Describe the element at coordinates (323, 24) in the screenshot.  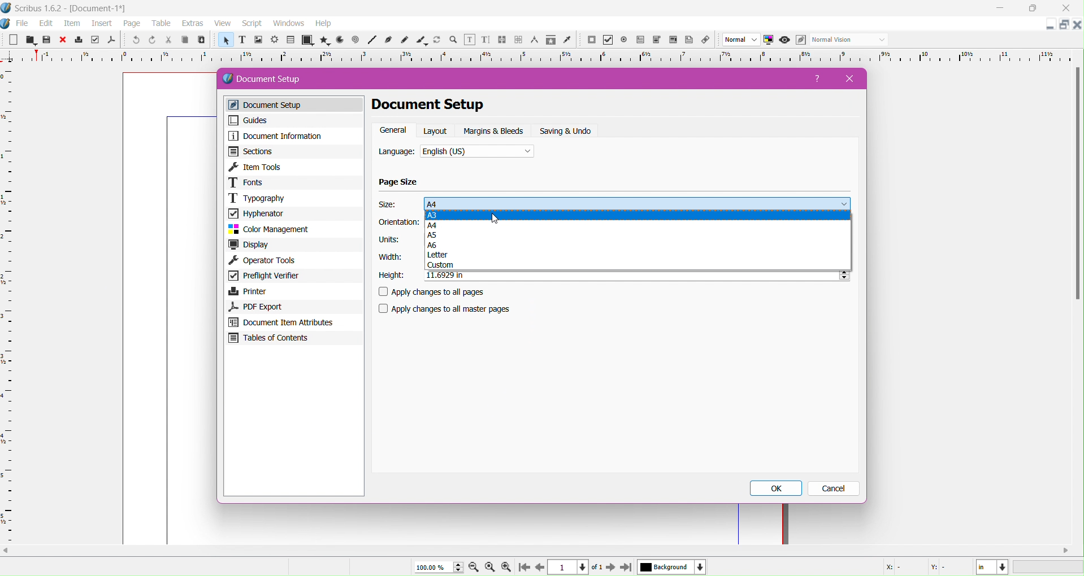
I see `help menu` at that location.